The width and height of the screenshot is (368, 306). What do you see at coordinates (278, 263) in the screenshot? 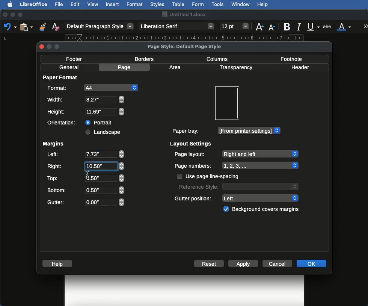
I see `Cancel` at bounding box center [278, 263].